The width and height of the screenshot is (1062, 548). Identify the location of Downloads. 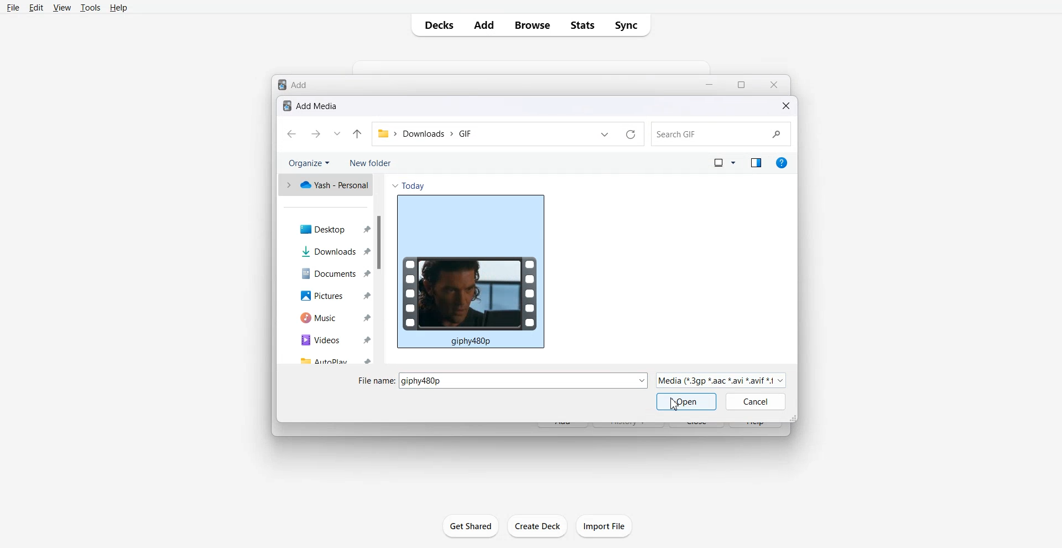
(329, 251).